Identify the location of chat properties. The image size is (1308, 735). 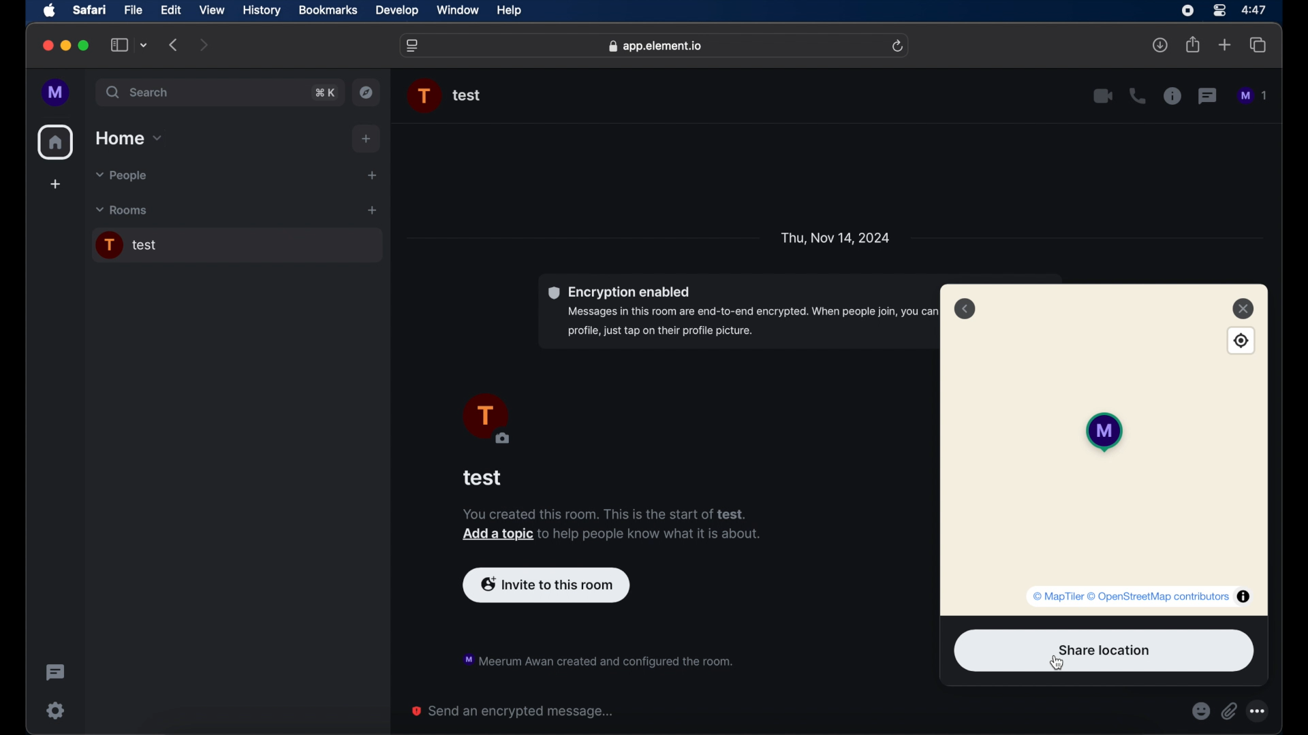
(1172, 97).